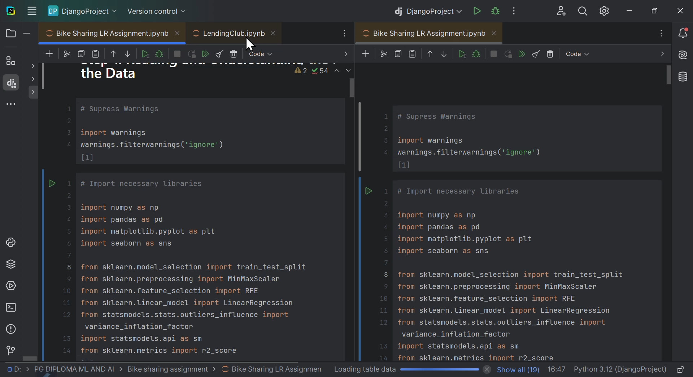  I want to click on Move sail down, so click(129, 54).